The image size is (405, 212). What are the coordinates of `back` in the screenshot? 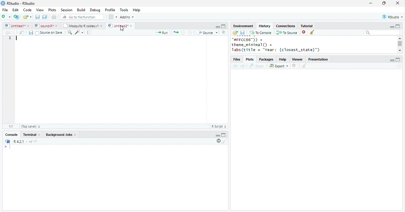 It's located at (235, 66).